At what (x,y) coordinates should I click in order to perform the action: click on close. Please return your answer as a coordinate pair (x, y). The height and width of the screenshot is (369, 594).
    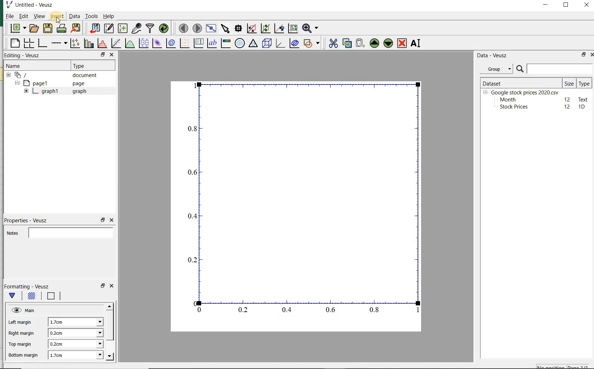
    Looking at the image, I should click on (111, 286).